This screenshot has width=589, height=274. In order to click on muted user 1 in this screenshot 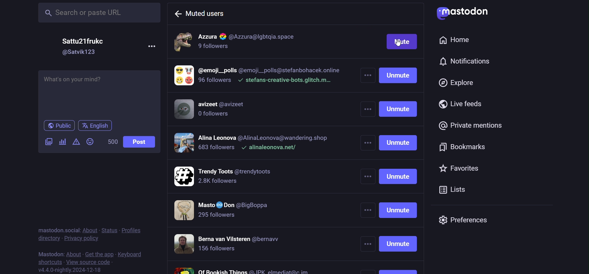, I will do `click(257, 42)`.